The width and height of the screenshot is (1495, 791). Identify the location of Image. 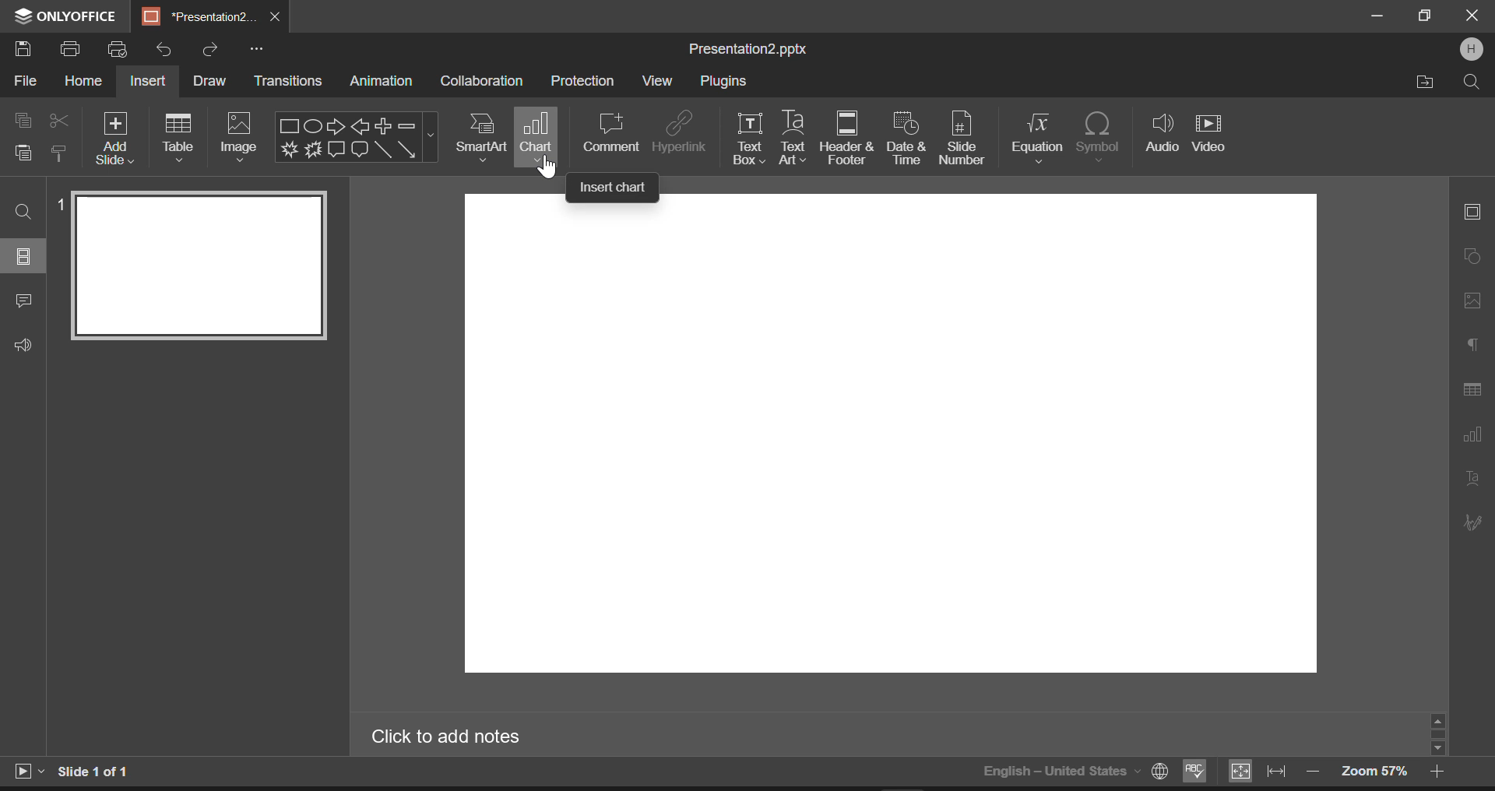
(239, 135).